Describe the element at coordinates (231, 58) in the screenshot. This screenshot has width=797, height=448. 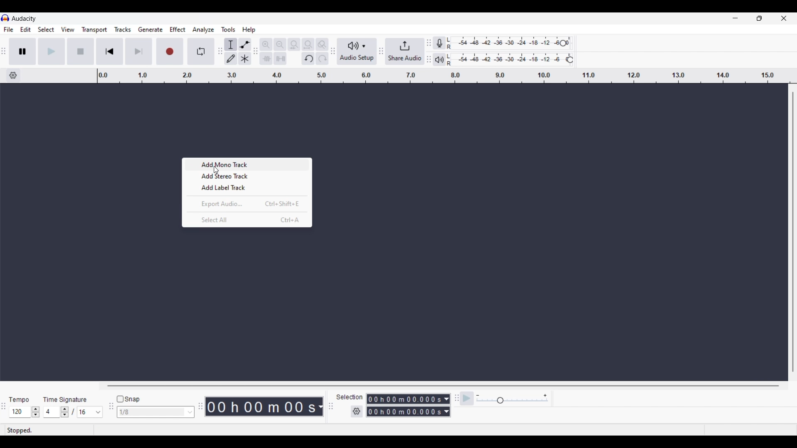
I see `Draw tool` at that location.